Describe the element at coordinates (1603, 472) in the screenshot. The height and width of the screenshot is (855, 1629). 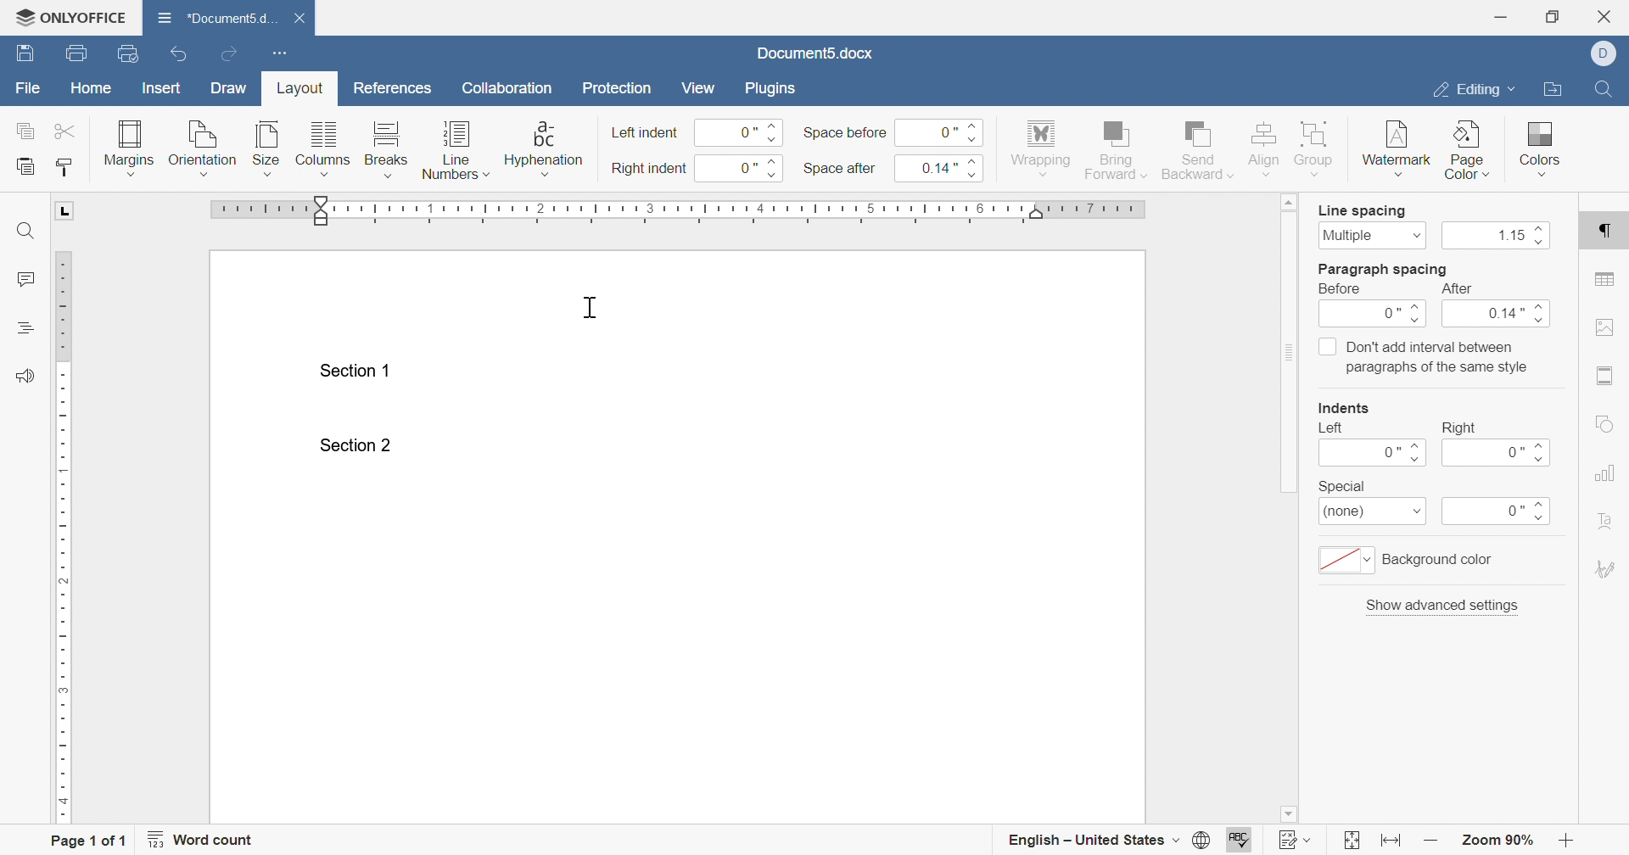
I see `chart settings` at that location.